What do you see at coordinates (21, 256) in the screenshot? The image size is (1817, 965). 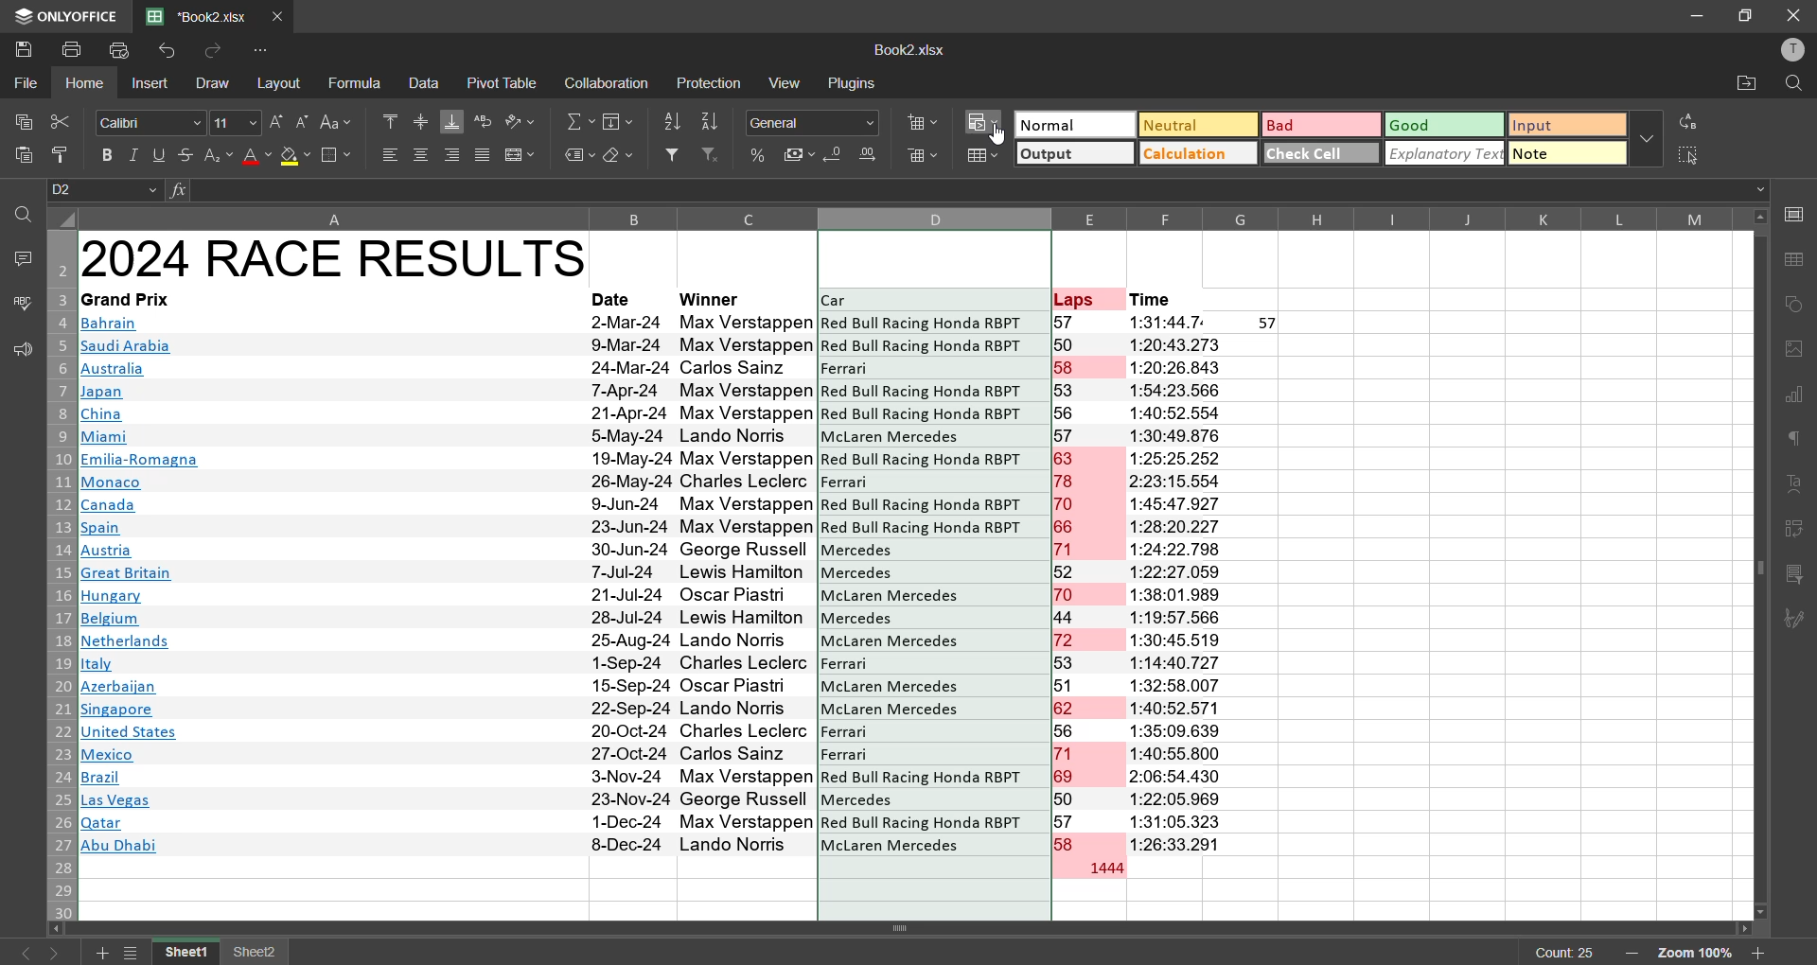 I see `comments` at bounding box center [21, 256].